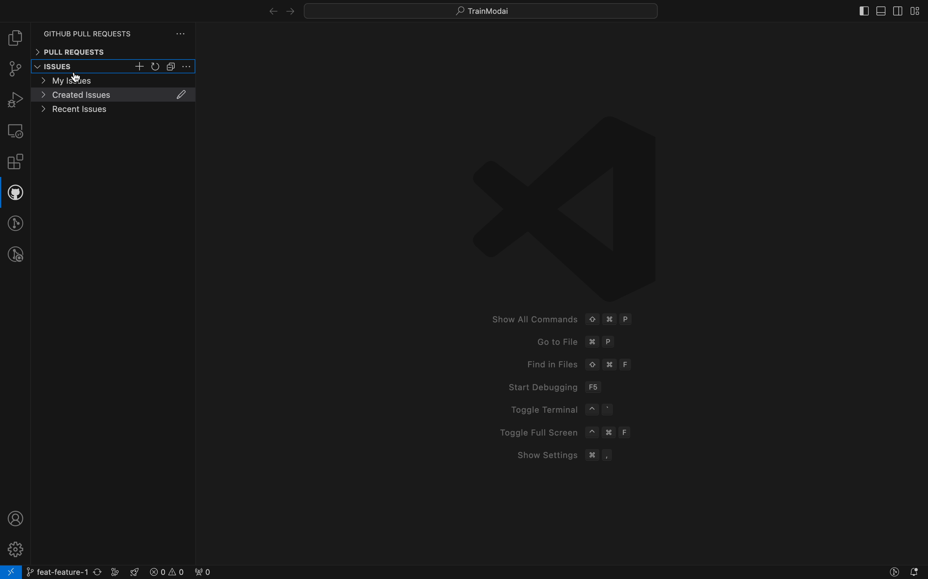 The width and height of the screenshot is (928, 579). What do you see at coordinates (853, 10) in the screenshot?
I see `toggle side bar` at bounding box center [853, 10].